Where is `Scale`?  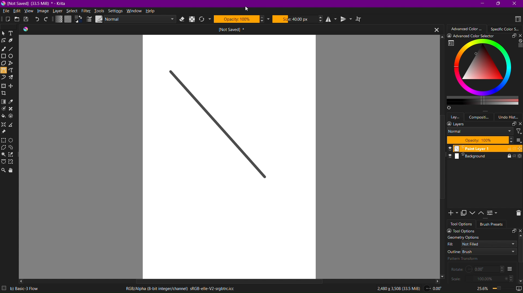
Scale is located at coordinates (482, 279).